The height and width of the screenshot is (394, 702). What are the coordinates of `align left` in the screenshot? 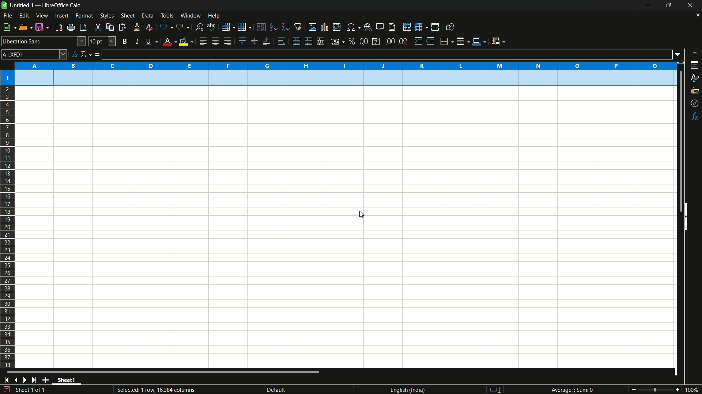 It's located at (203, 42).